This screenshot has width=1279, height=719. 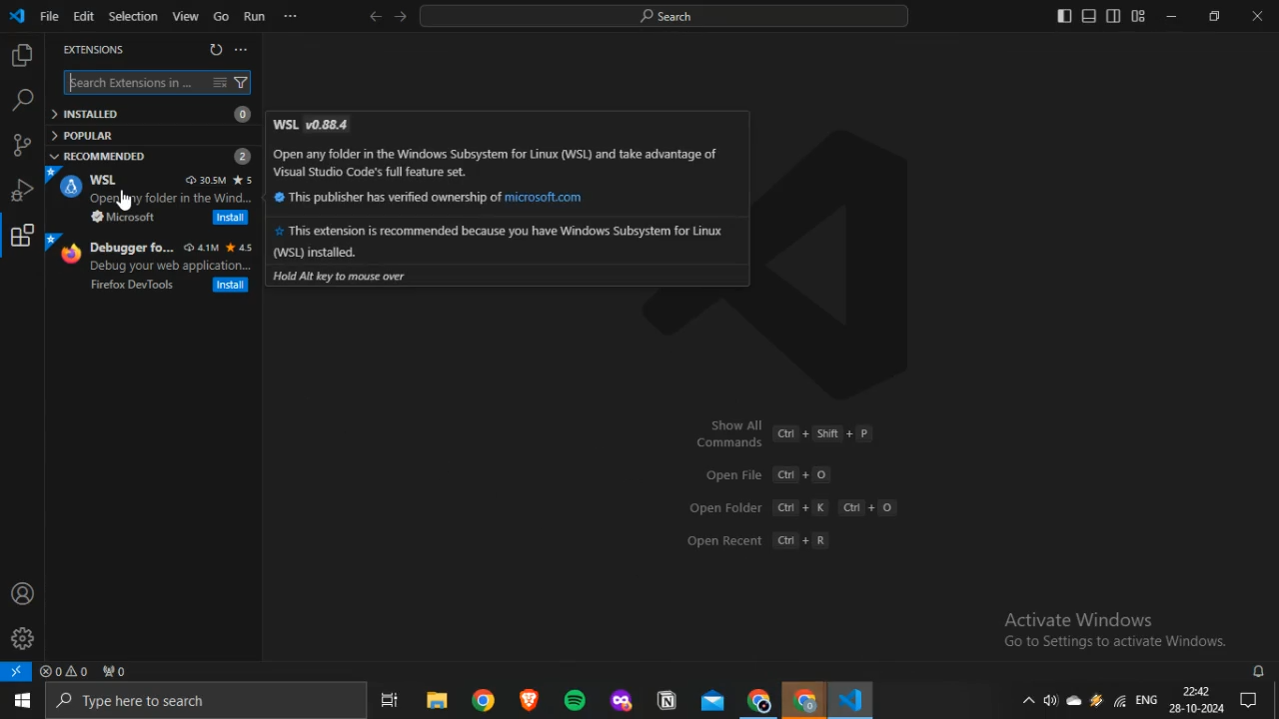 I want to click on ENG, so click(x=1146, y=699).